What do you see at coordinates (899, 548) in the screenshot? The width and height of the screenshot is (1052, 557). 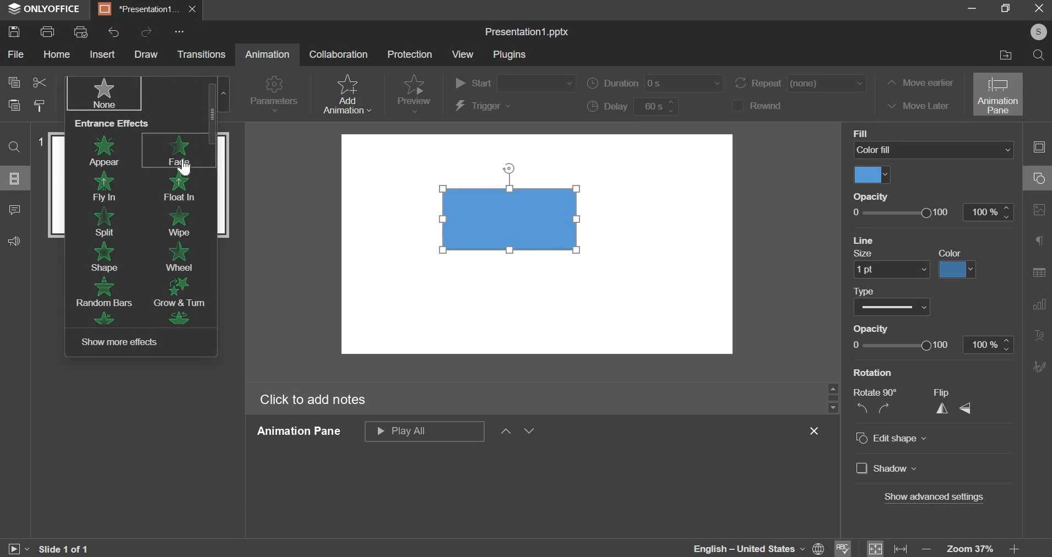 I see `fit to width` at bounding box center [899, 548].